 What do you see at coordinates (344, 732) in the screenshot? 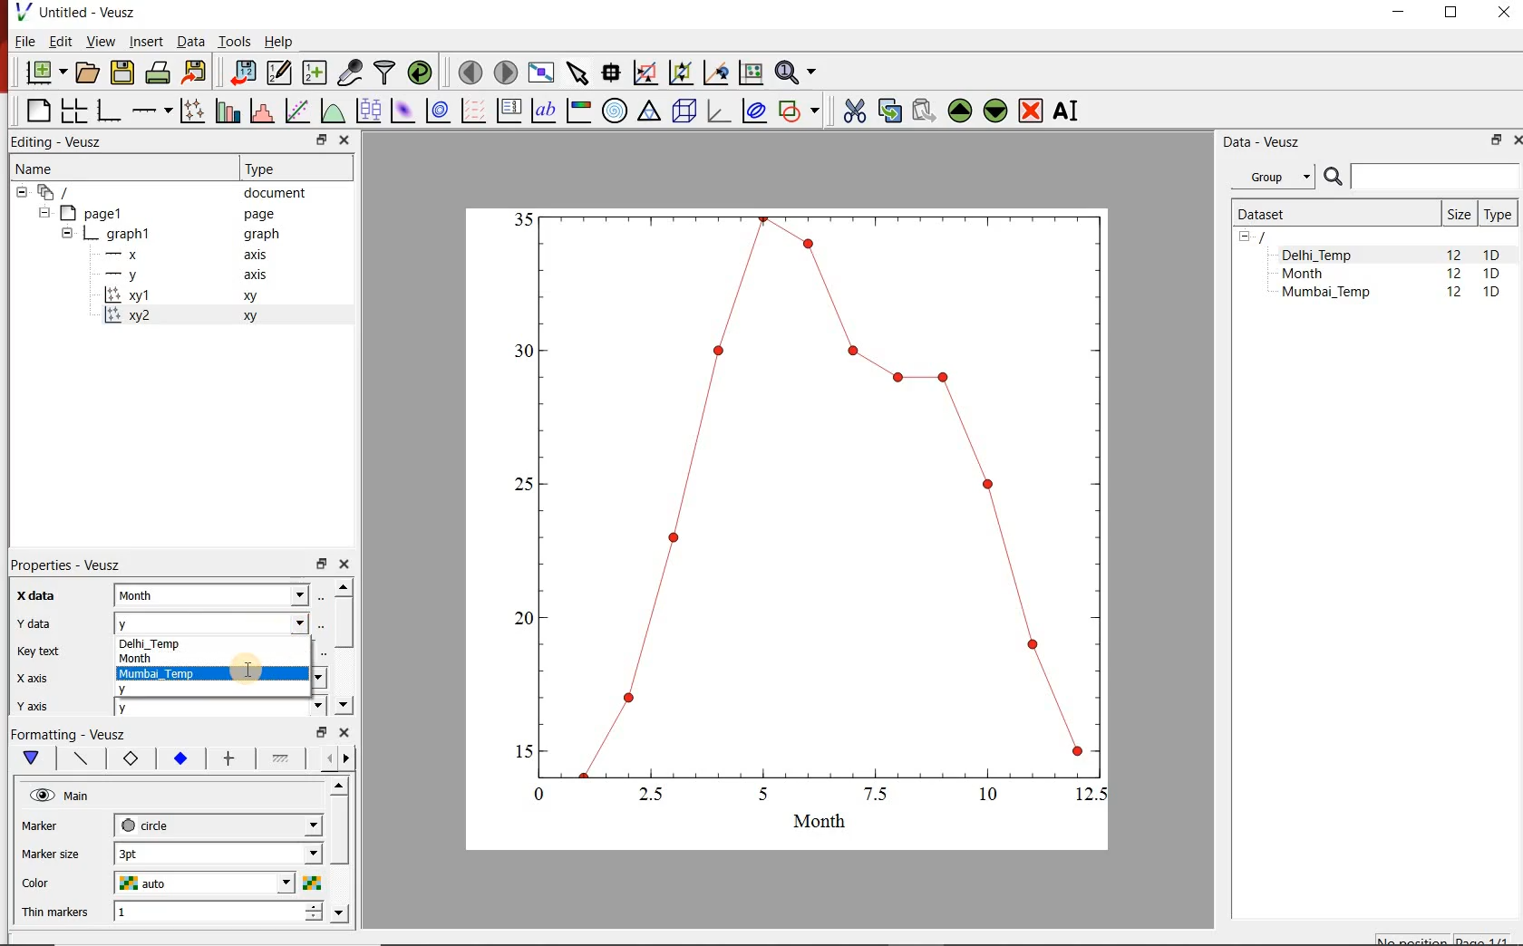
I see `close` at bounding box center [344, 732].